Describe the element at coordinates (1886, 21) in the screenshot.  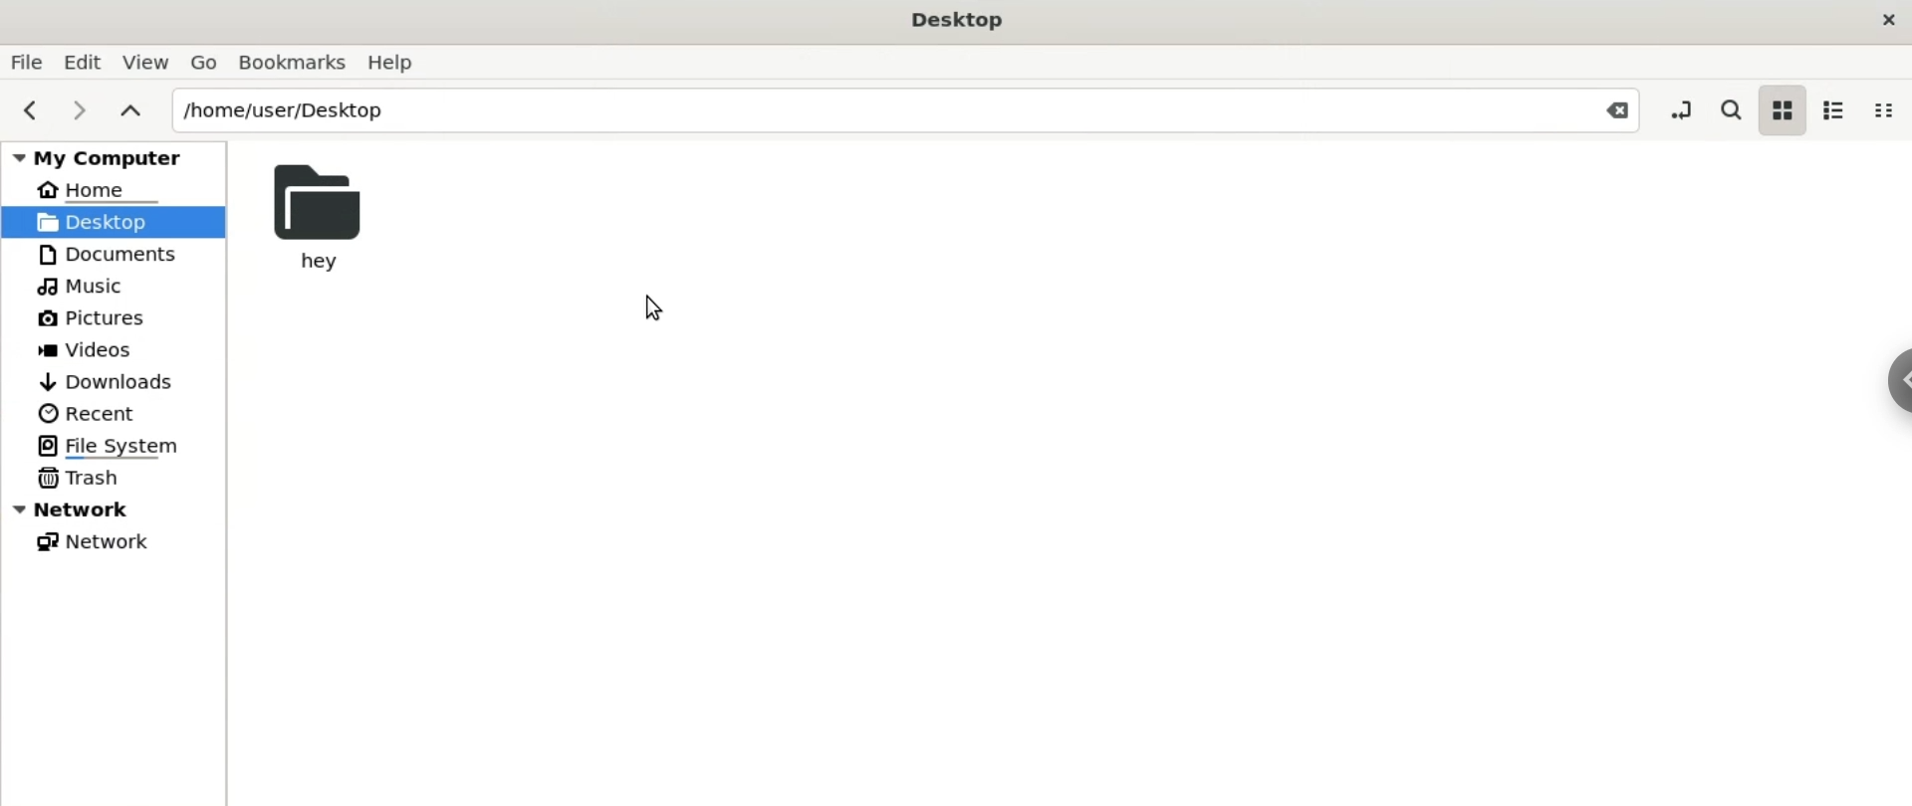
I see `close` at that location.